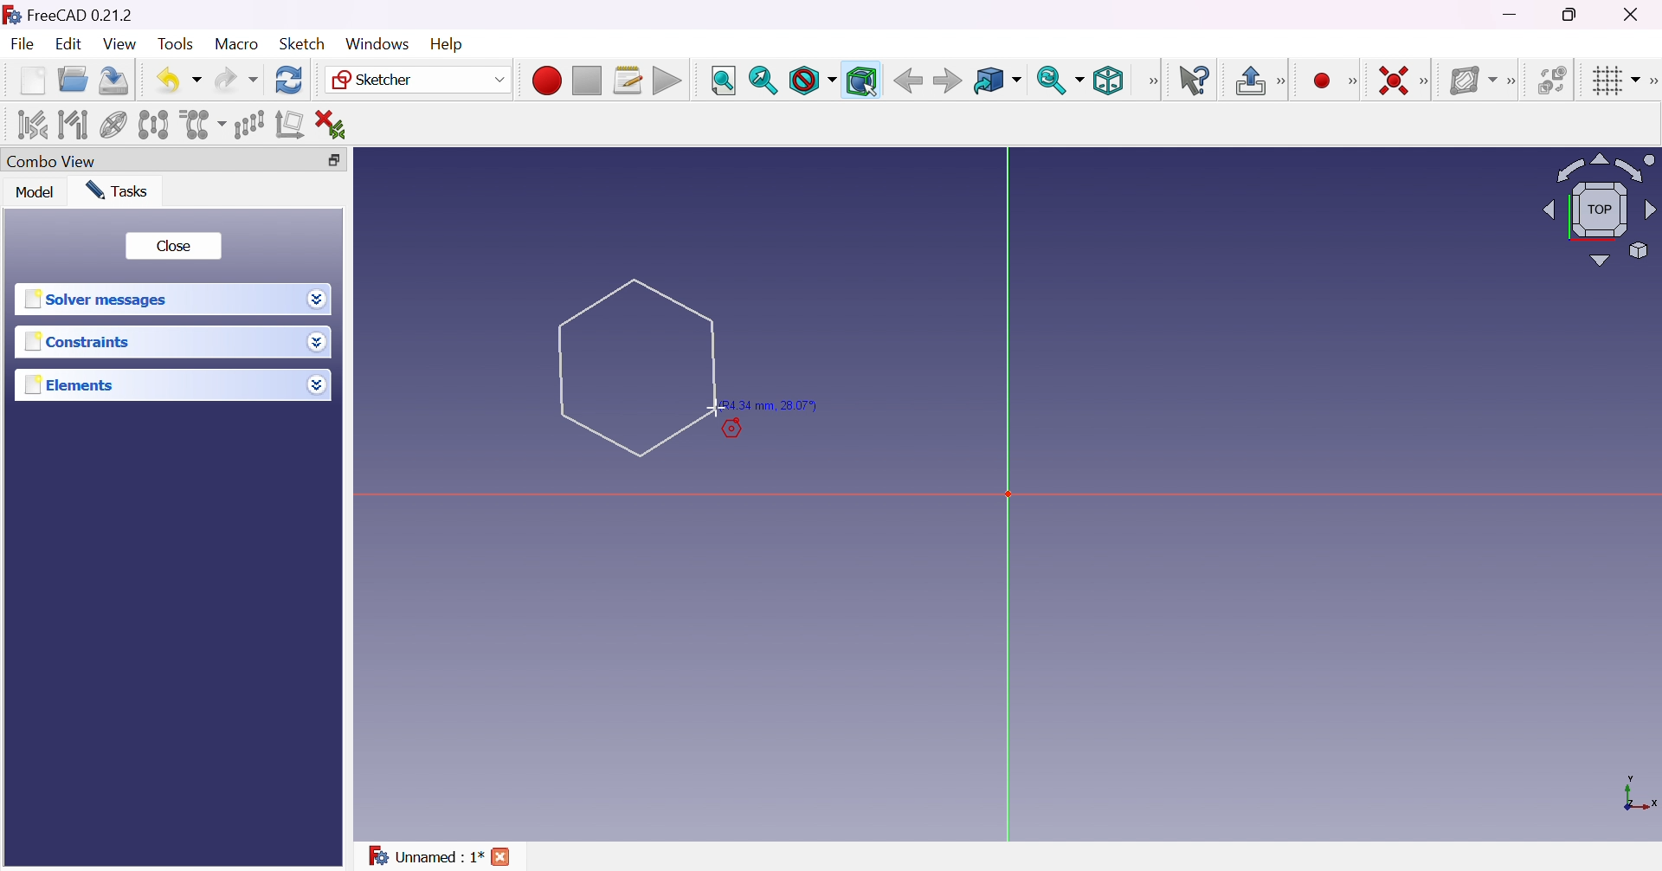  What do you see at coordinates (1283, 82) in the screenshot?
I see `[Sketcher edit model]` at bounding box center [1283, 82].